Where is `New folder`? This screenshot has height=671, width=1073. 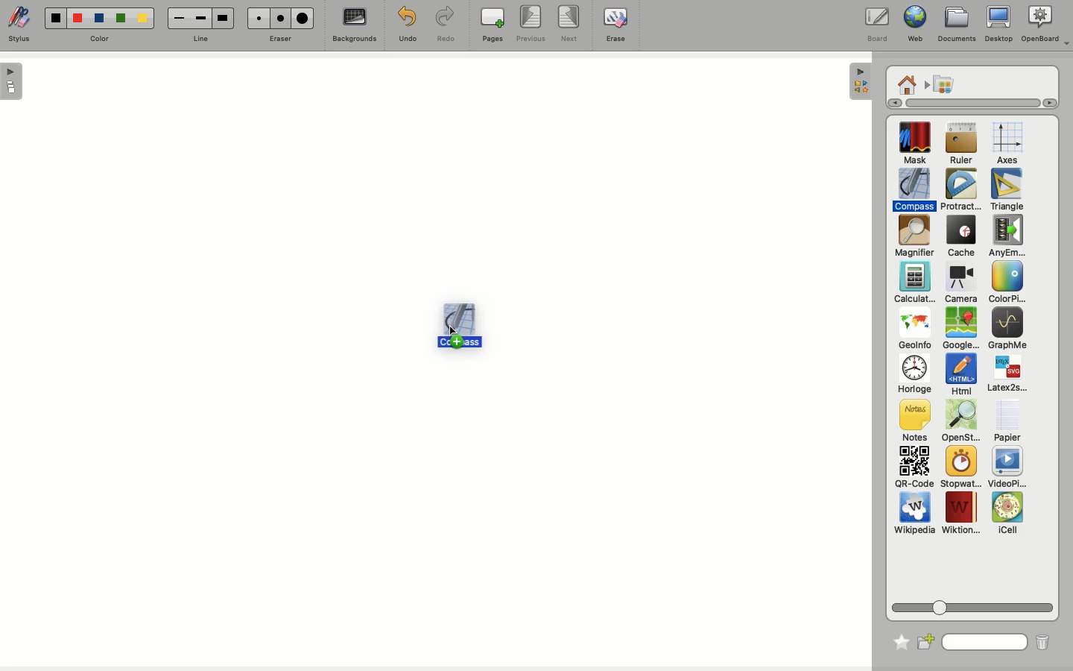
New folder is located at coordinates (927, 640).